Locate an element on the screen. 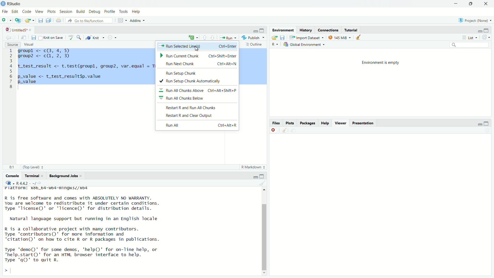 This screenshot has height=278, width=494. maximise is located at coordinates (489, 29).